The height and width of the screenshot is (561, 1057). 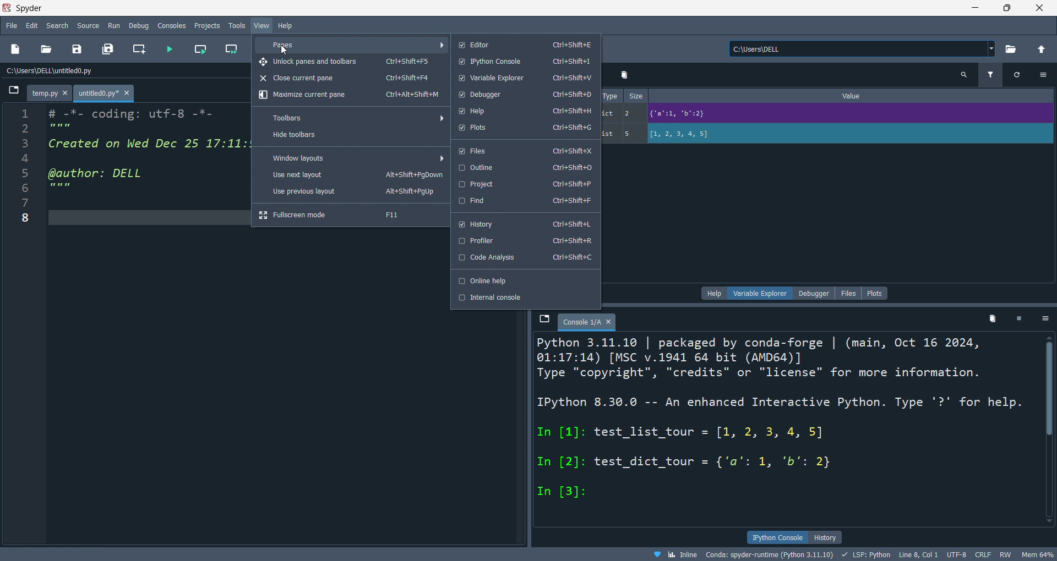 What do you see at coordinates (611, 95) in the screenshot?
I see `type` at bounding box center [611, 95].